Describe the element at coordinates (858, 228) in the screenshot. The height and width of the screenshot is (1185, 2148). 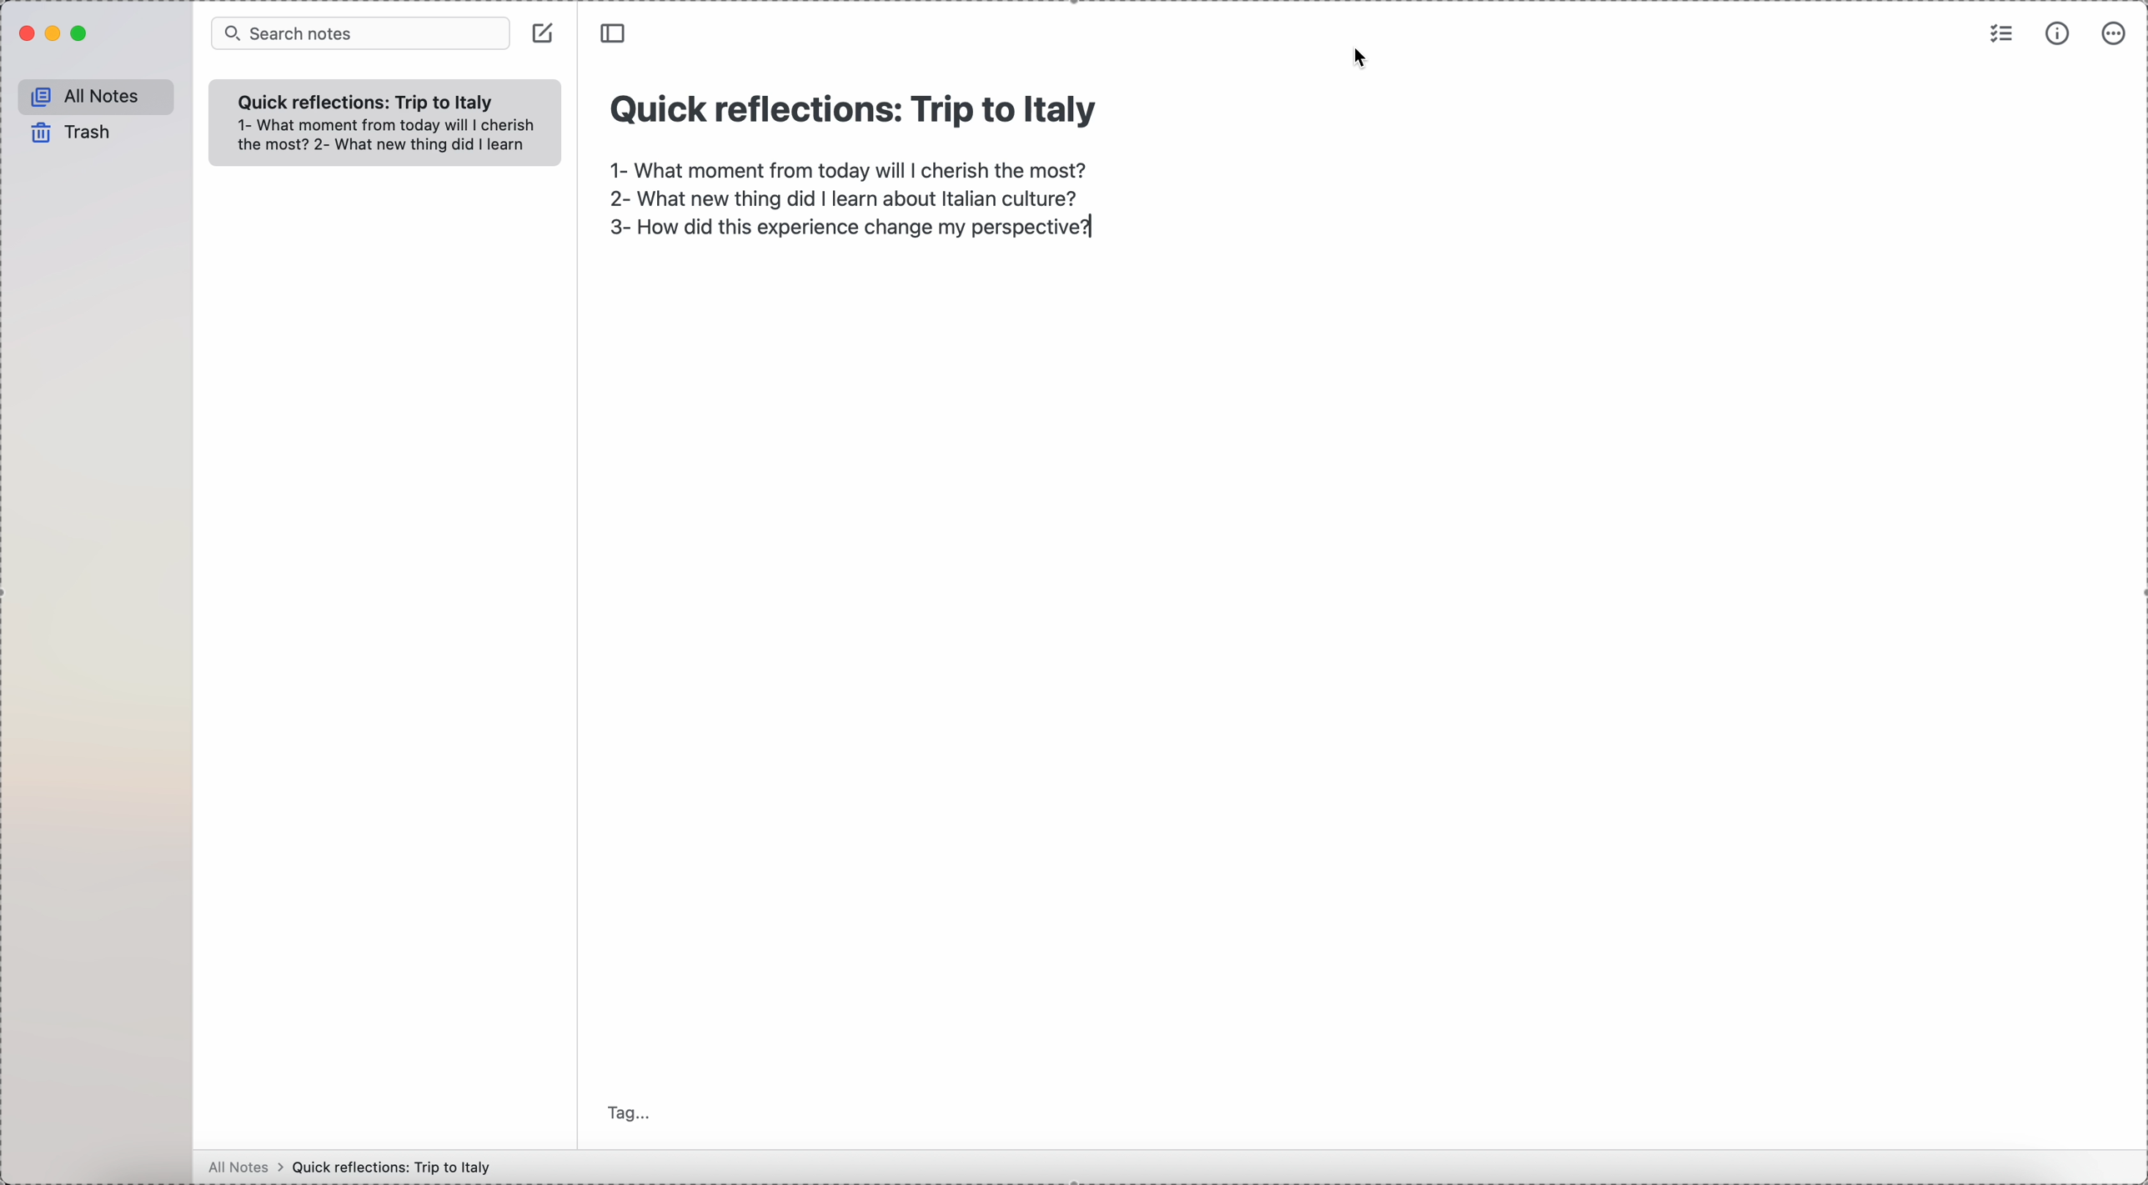
I see `3- How did this experience change my perspective?` at that location.